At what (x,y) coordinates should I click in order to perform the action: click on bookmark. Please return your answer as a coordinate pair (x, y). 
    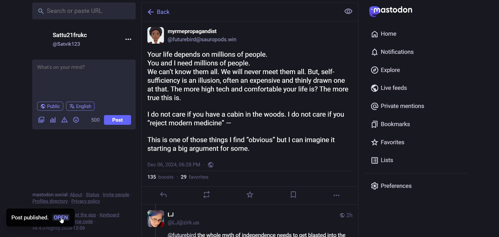
    Looking at the image, I should click on (292, 194).